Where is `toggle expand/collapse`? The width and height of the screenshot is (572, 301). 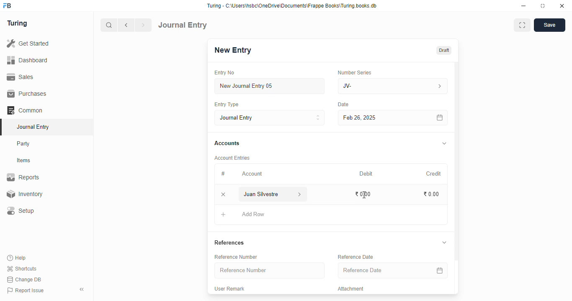 toggle expand/collapse is located at coordinates (444, 242).